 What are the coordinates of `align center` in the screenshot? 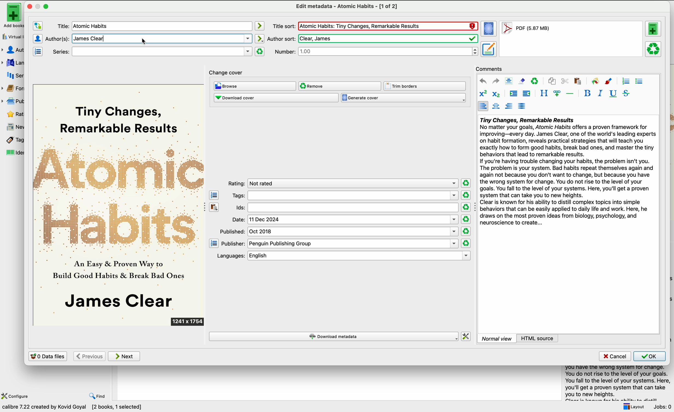 It's located at (496, 106).